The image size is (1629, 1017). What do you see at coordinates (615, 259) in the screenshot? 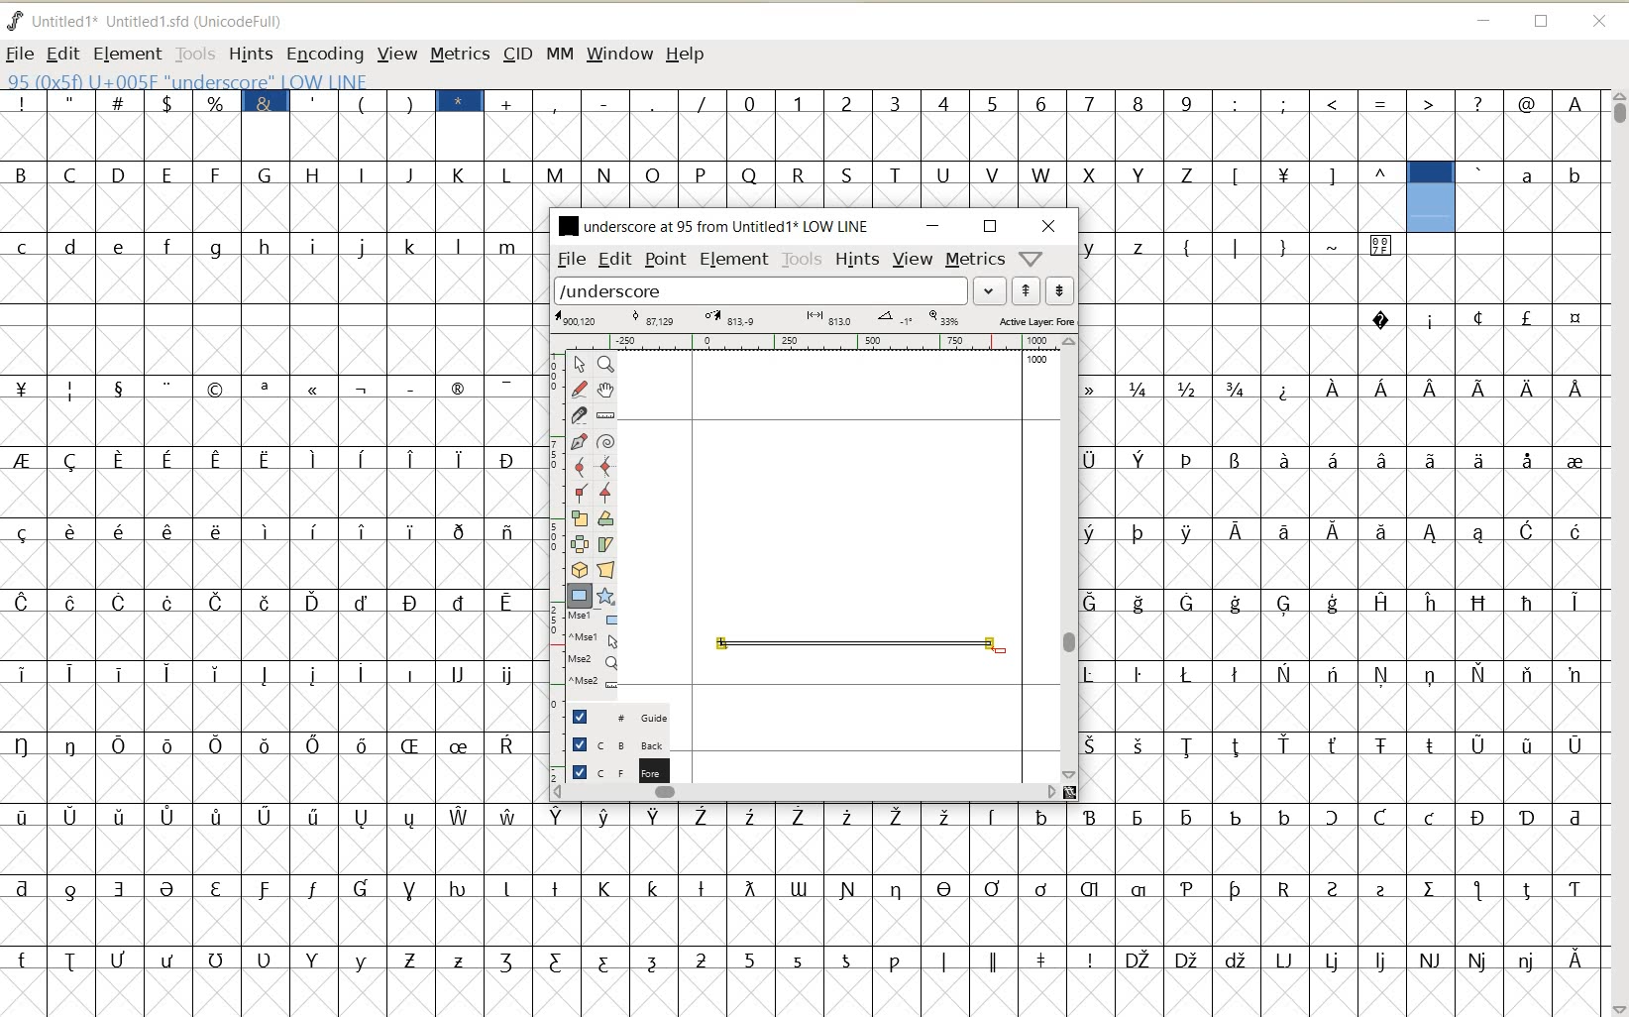
I see `EDIT` at bounding box center [615, 259].